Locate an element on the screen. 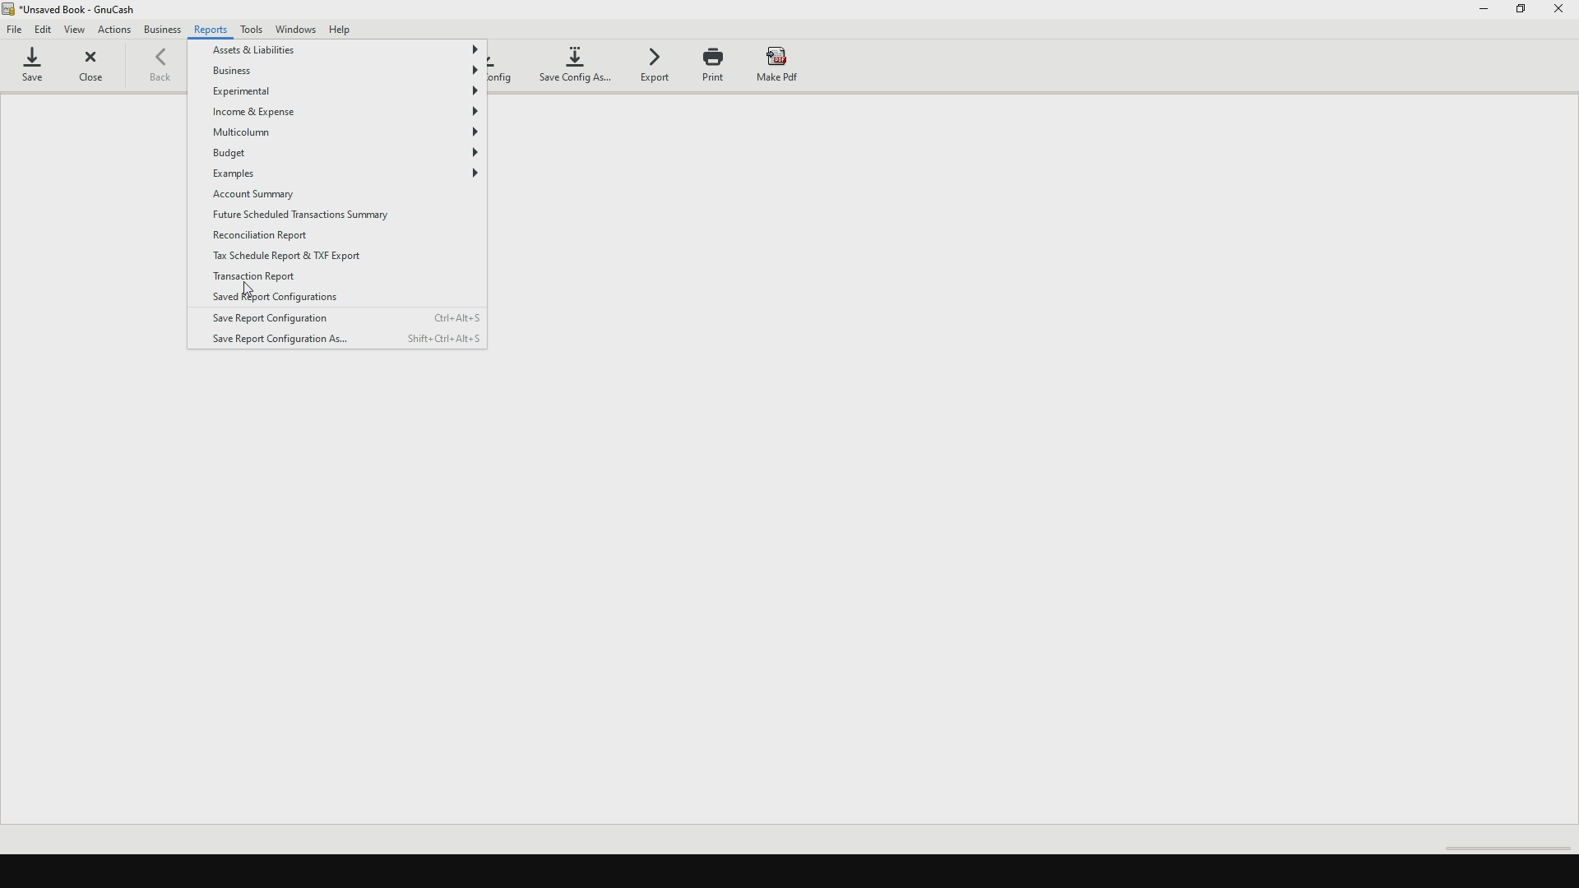 The width and height of the screenshot is (1579, 888). edit is located at coordinates (45, 30).